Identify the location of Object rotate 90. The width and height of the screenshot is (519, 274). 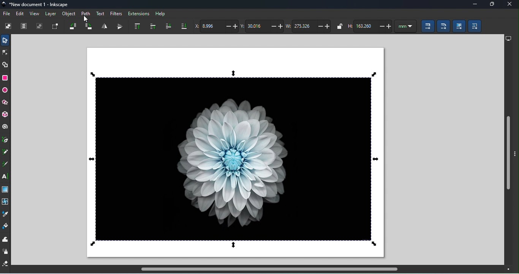
(89, 27).